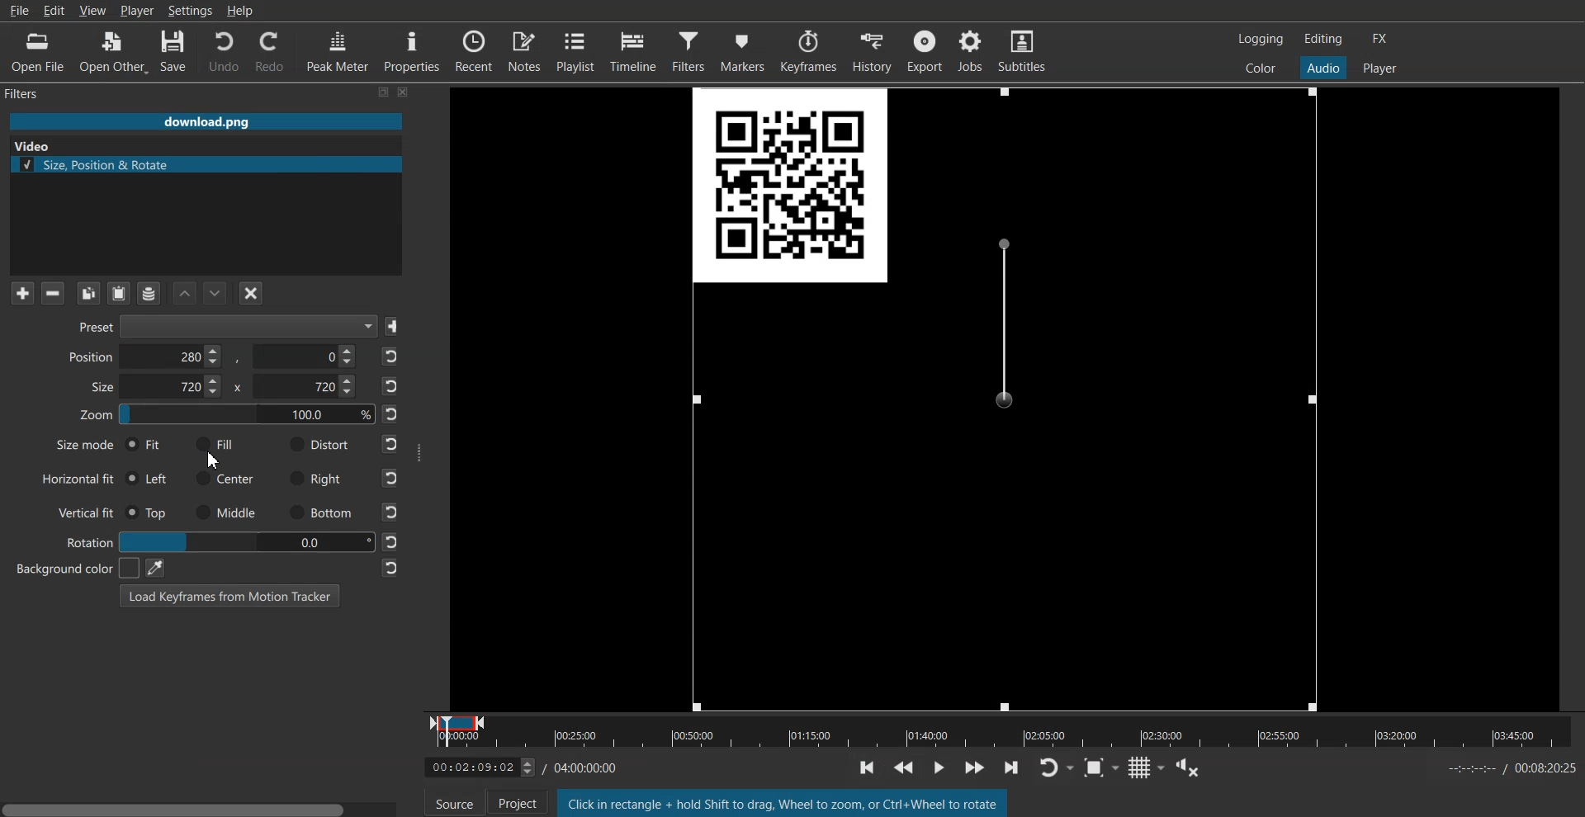  I want to click on Open Other, so click(112, 51).